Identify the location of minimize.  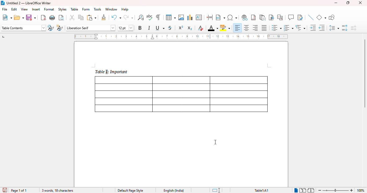
(336, 3).